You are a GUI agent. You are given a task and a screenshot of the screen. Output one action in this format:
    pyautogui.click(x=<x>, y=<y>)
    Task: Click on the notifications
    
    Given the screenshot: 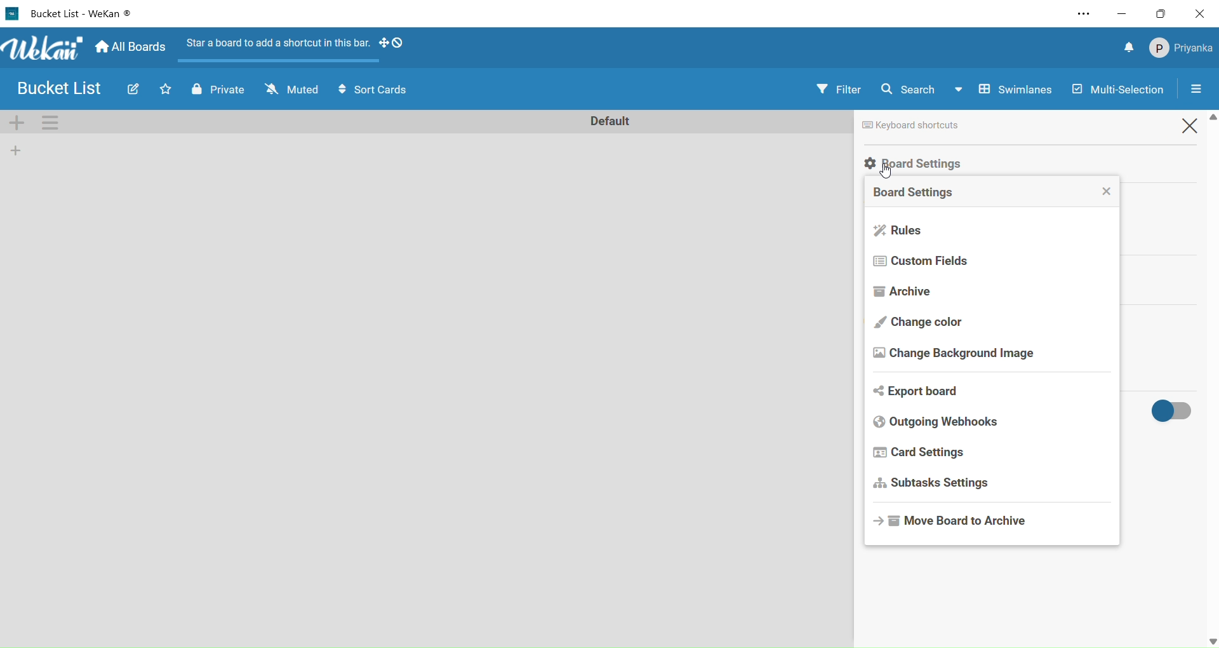 What is the action you would take?
    pyautogui.click(x=1129, y=47)
    